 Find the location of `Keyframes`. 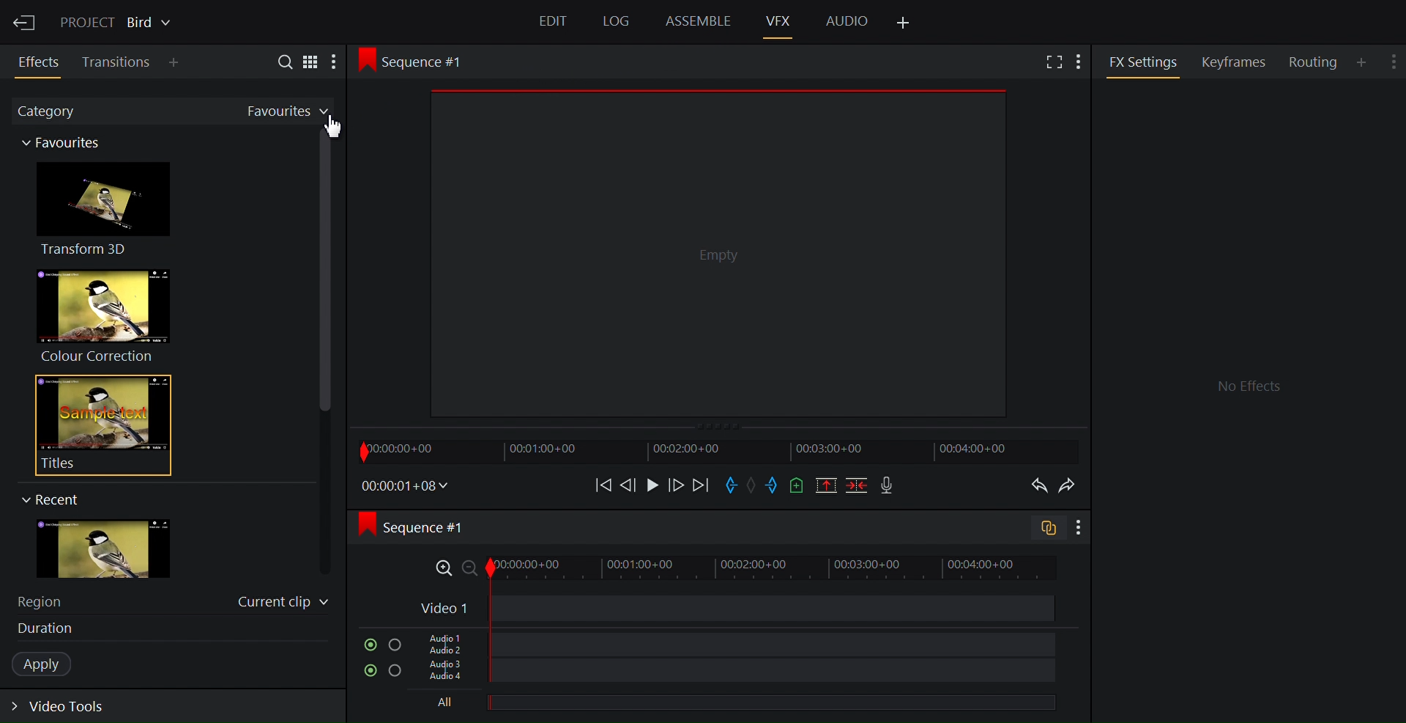

Keyframes is located at coordinates (1240, 61).